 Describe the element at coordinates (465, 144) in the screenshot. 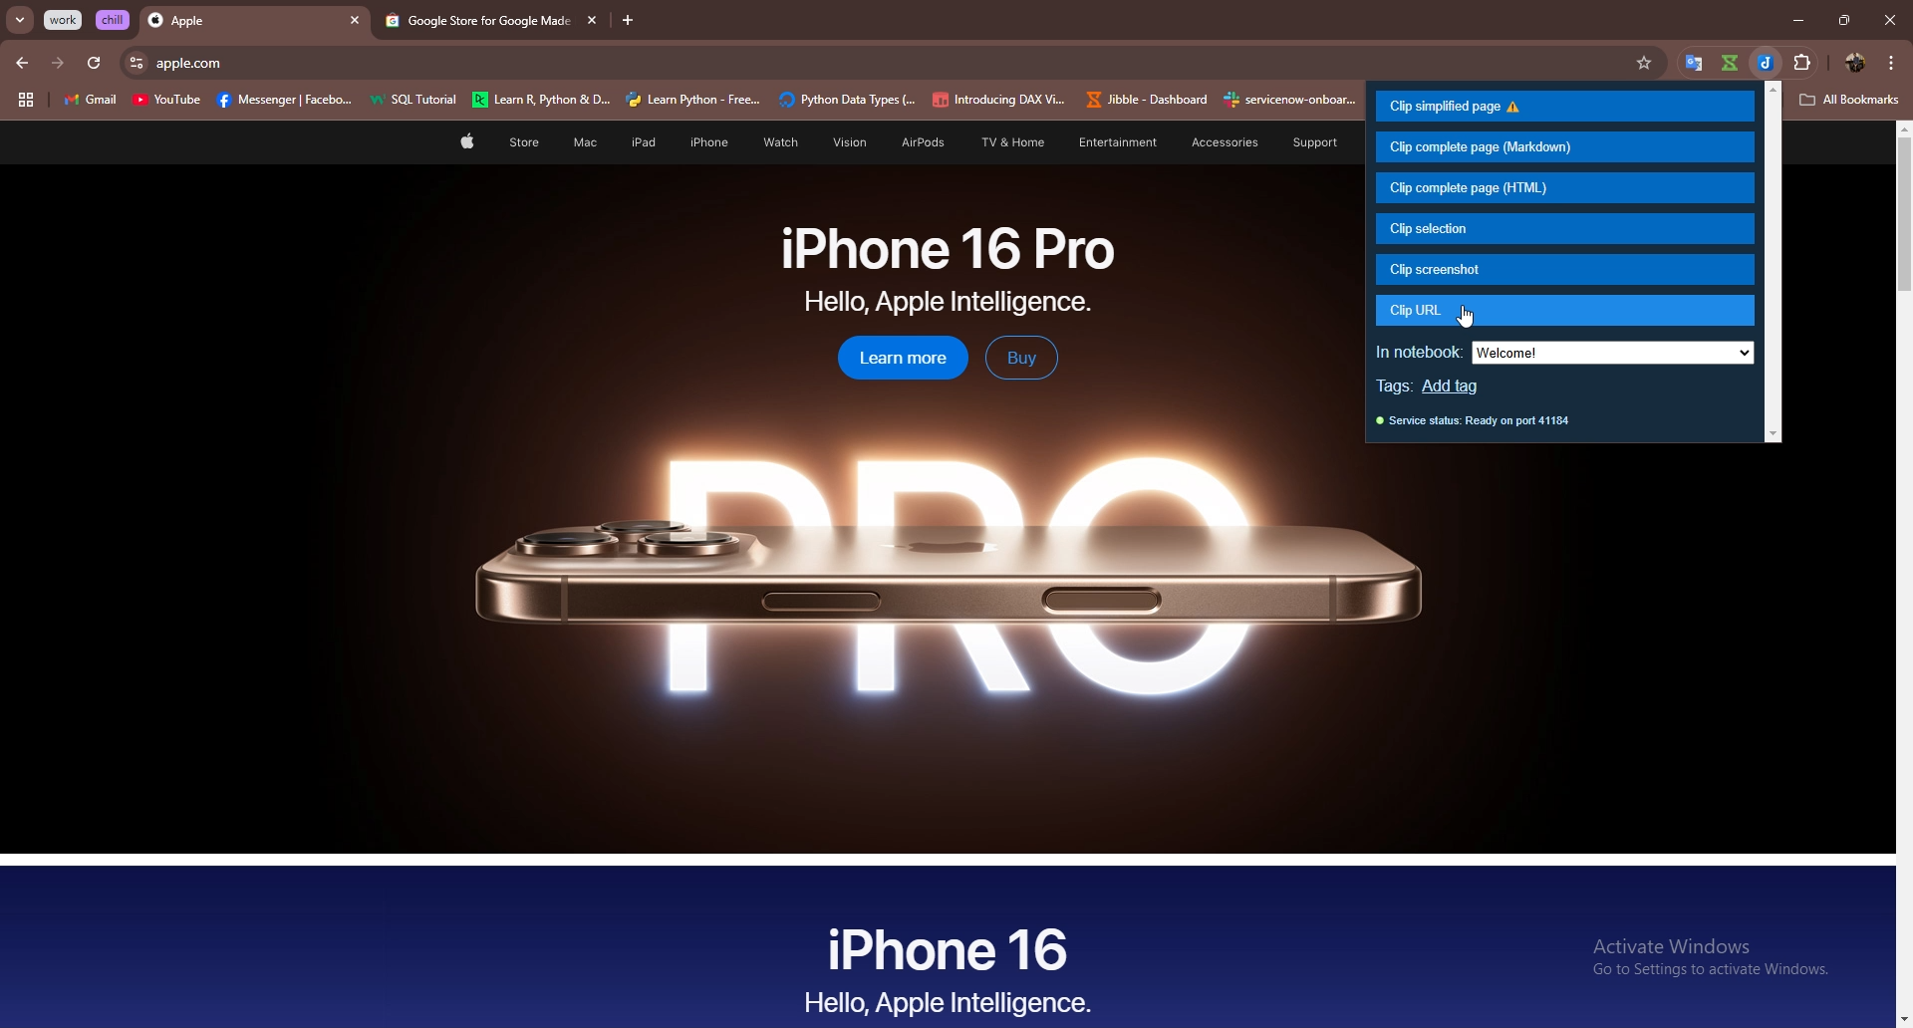

I see `Apple page` at that location.